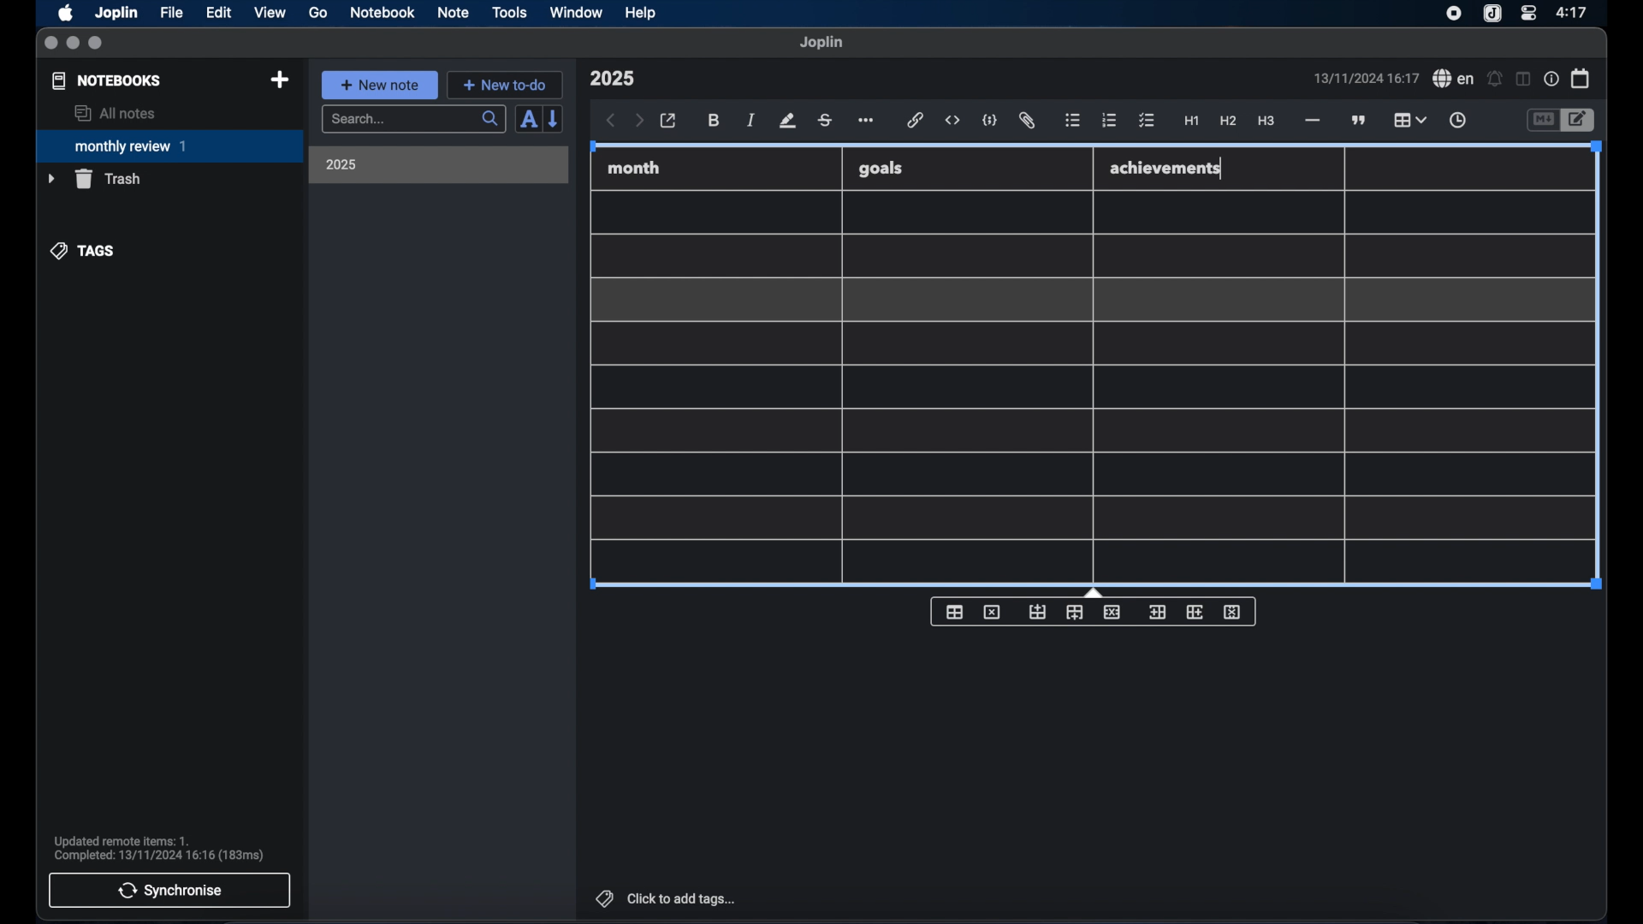  Describe the element at coordinates (821, 42) in the screenshot. I see `joplin` at that location.